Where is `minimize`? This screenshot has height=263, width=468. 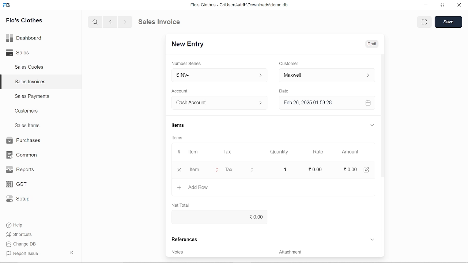
minimize is located at coordinates (426, 6).